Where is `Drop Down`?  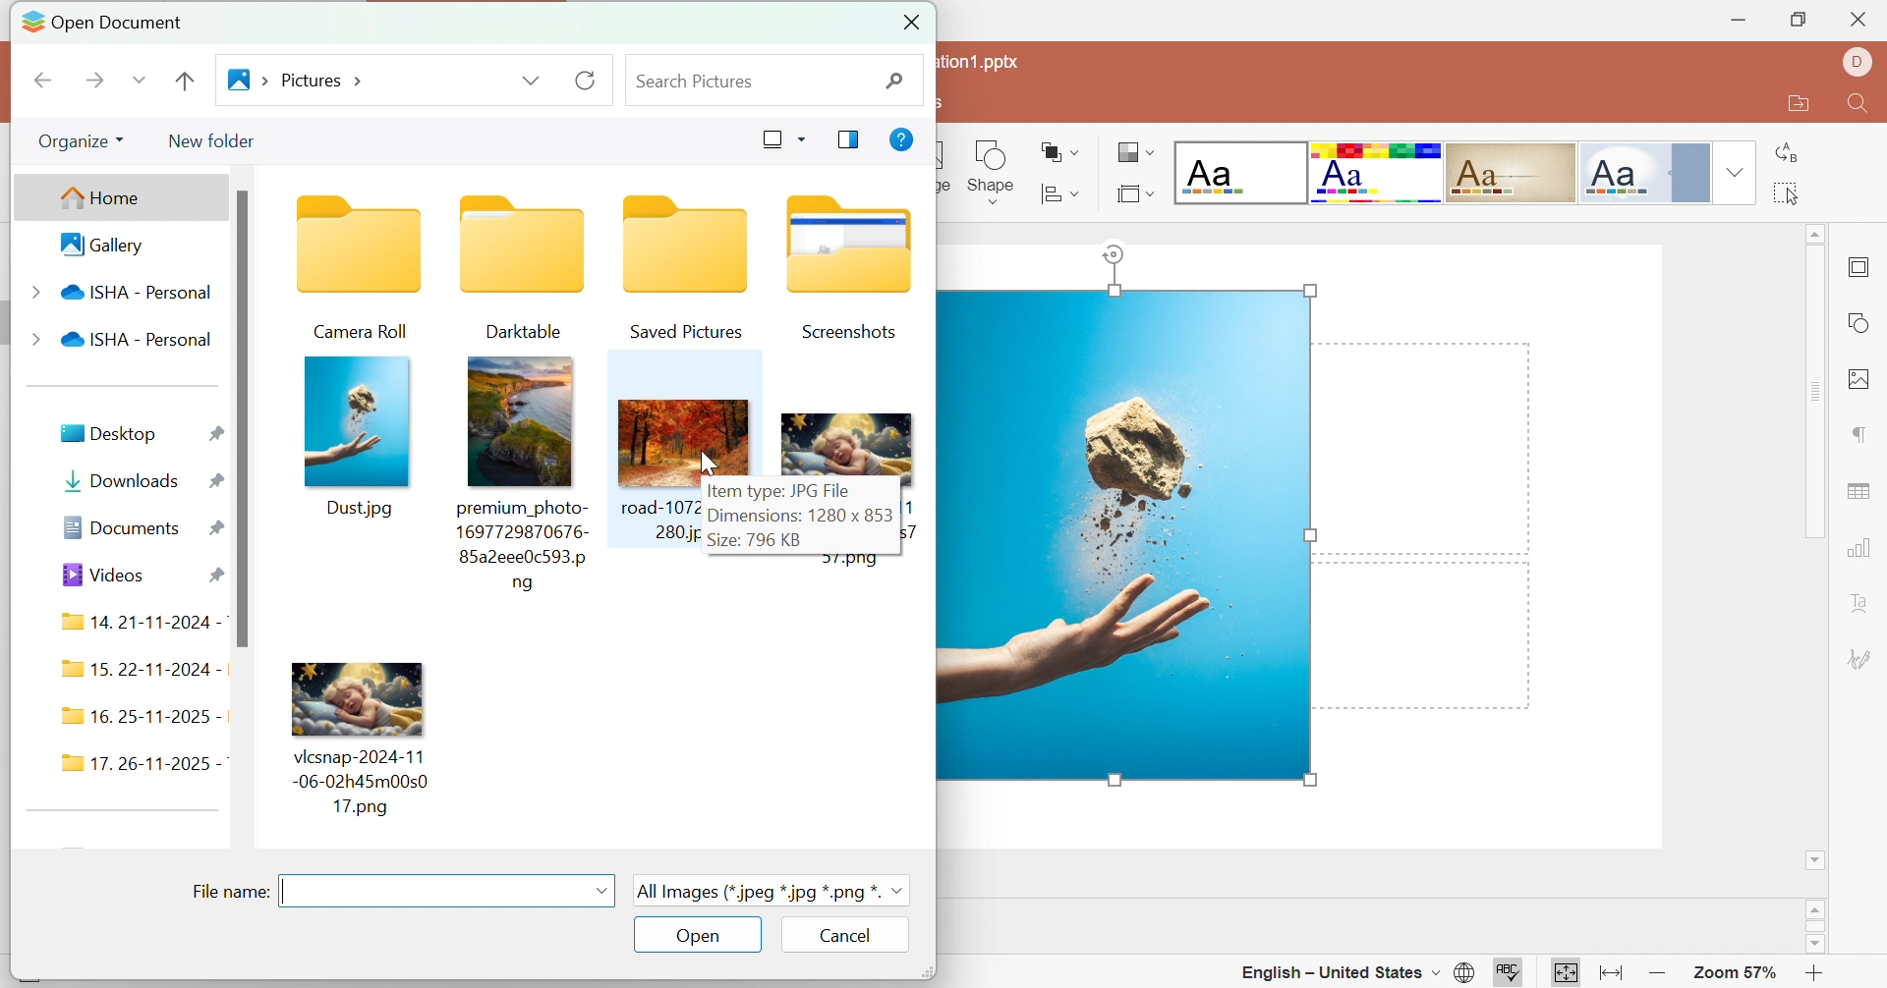 Drop Down is located at coordinates (38, 343).